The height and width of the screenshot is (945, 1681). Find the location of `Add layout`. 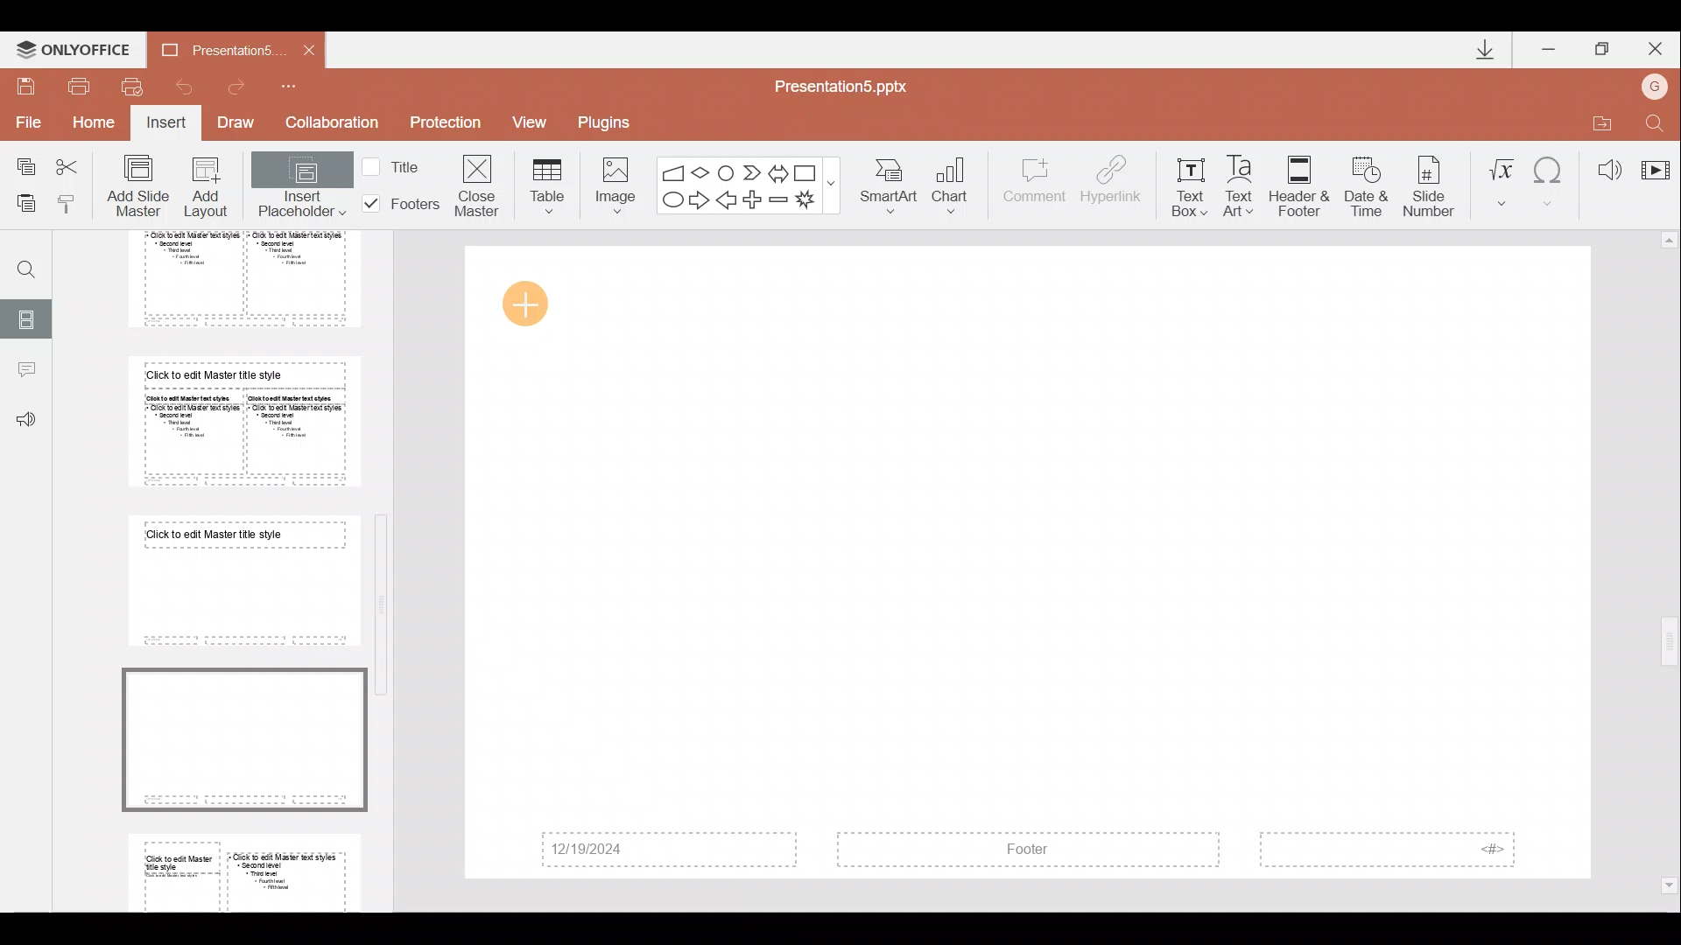

Add layout is located at coordinates (207, 191).